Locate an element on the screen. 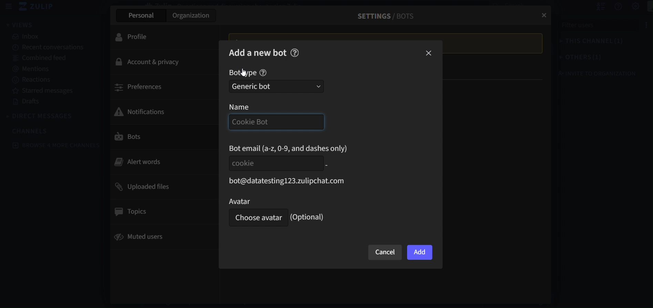  Cookie Bot is located at coordinates (274, 122).